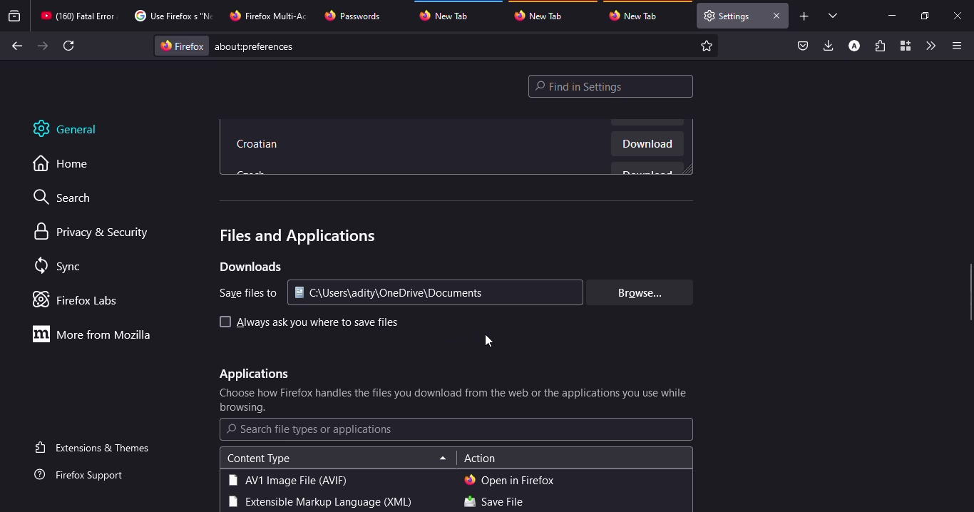  What do you see at coordinates (295, 236) in the screenshot?
I see `files & applications` at bounding box center [295, 236].